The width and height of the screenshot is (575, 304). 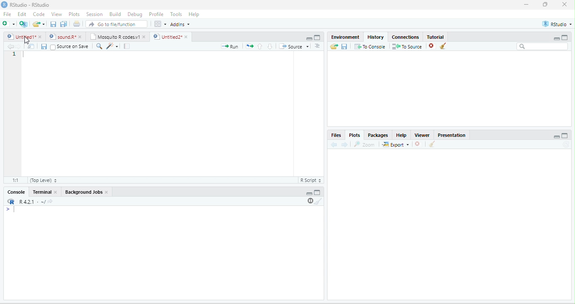 I want to click on save all, so click(x=63, y=24).